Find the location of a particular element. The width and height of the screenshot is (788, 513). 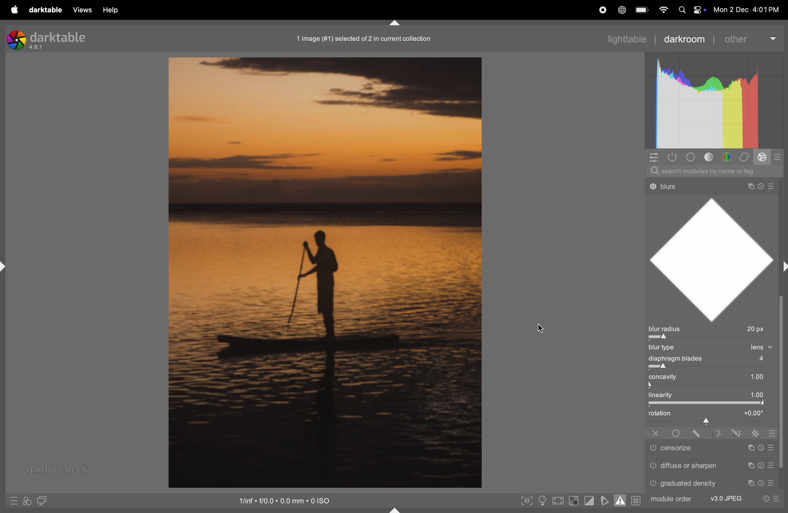

modes is located at coordinates (779, 156).